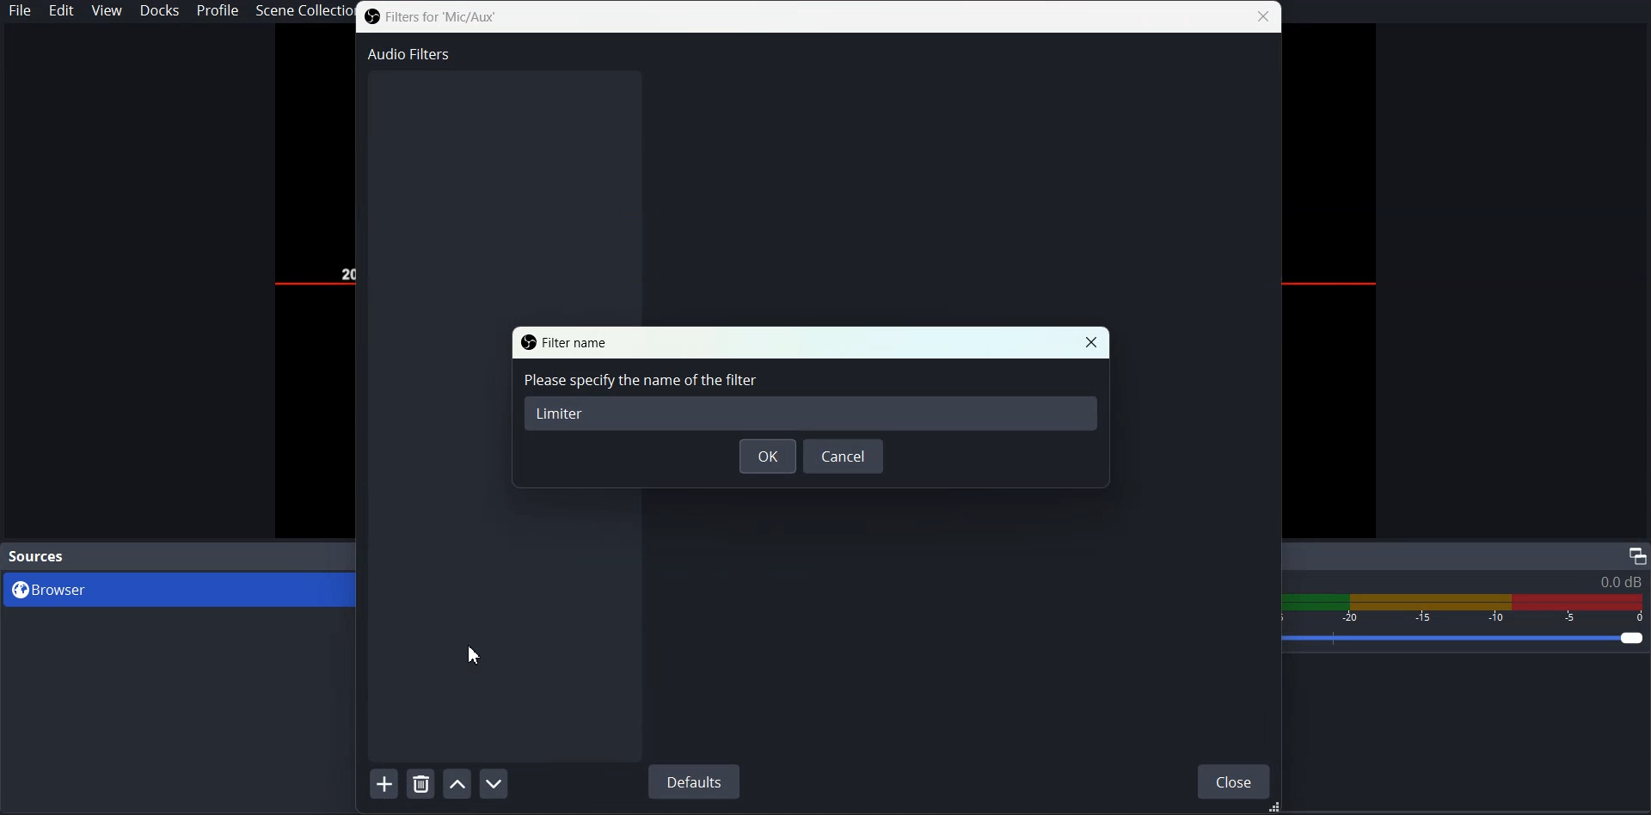  I want to click on View, so click(107, 11).